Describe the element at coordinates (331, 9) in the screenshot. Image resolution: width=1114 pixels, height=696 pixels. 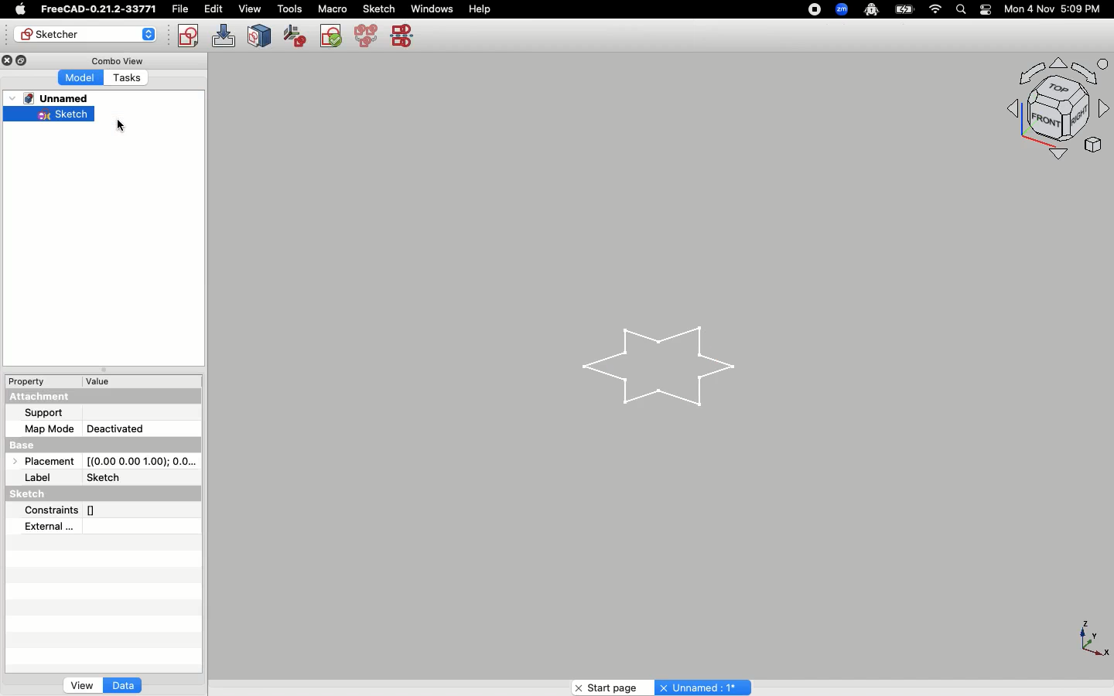
I see `Macro` at that location.